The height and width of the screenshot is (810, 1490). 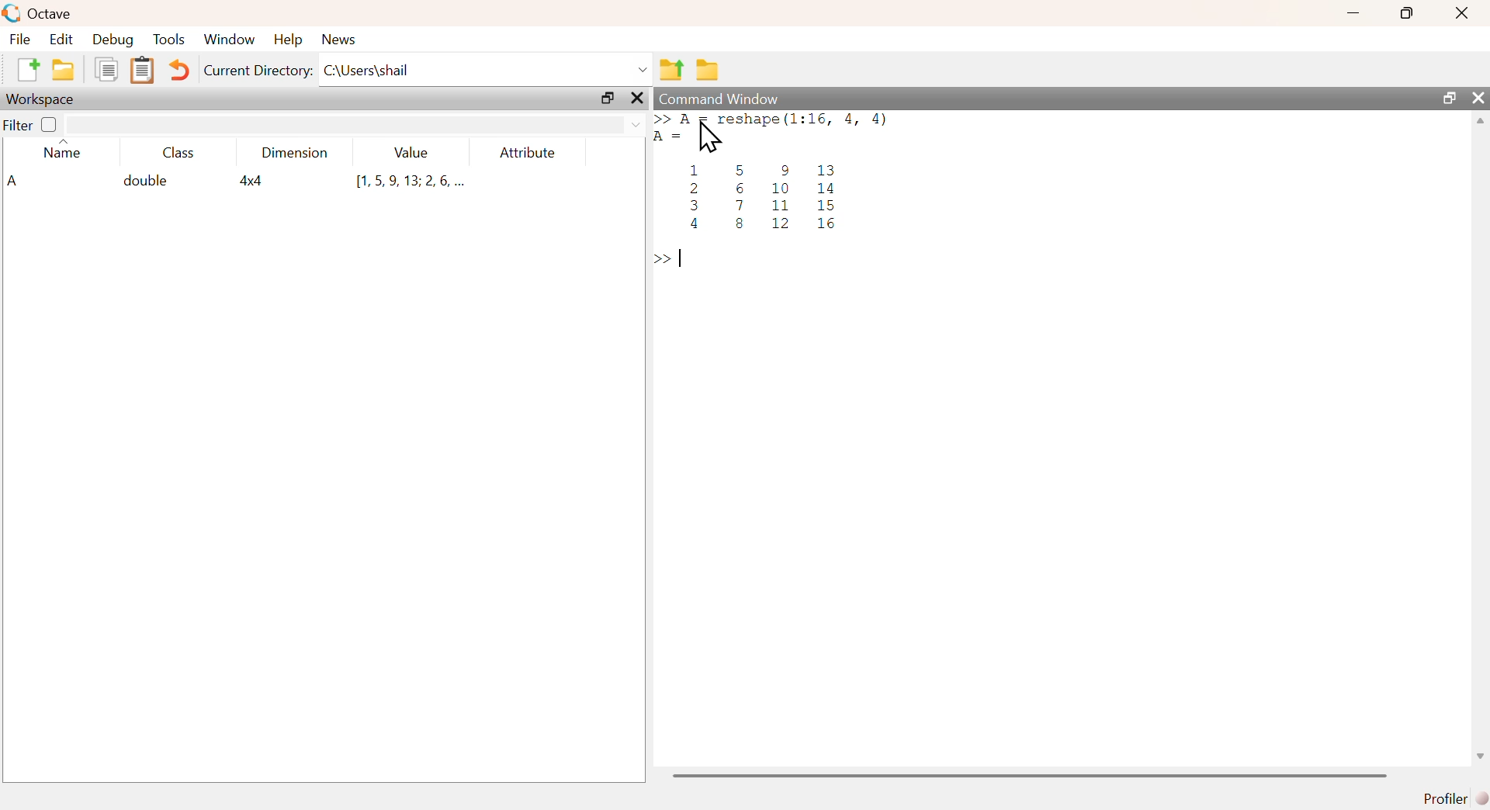 What do you see at coordinates (231, 39) in the screenshot?
I see `window` at bounding box center [231, 39].